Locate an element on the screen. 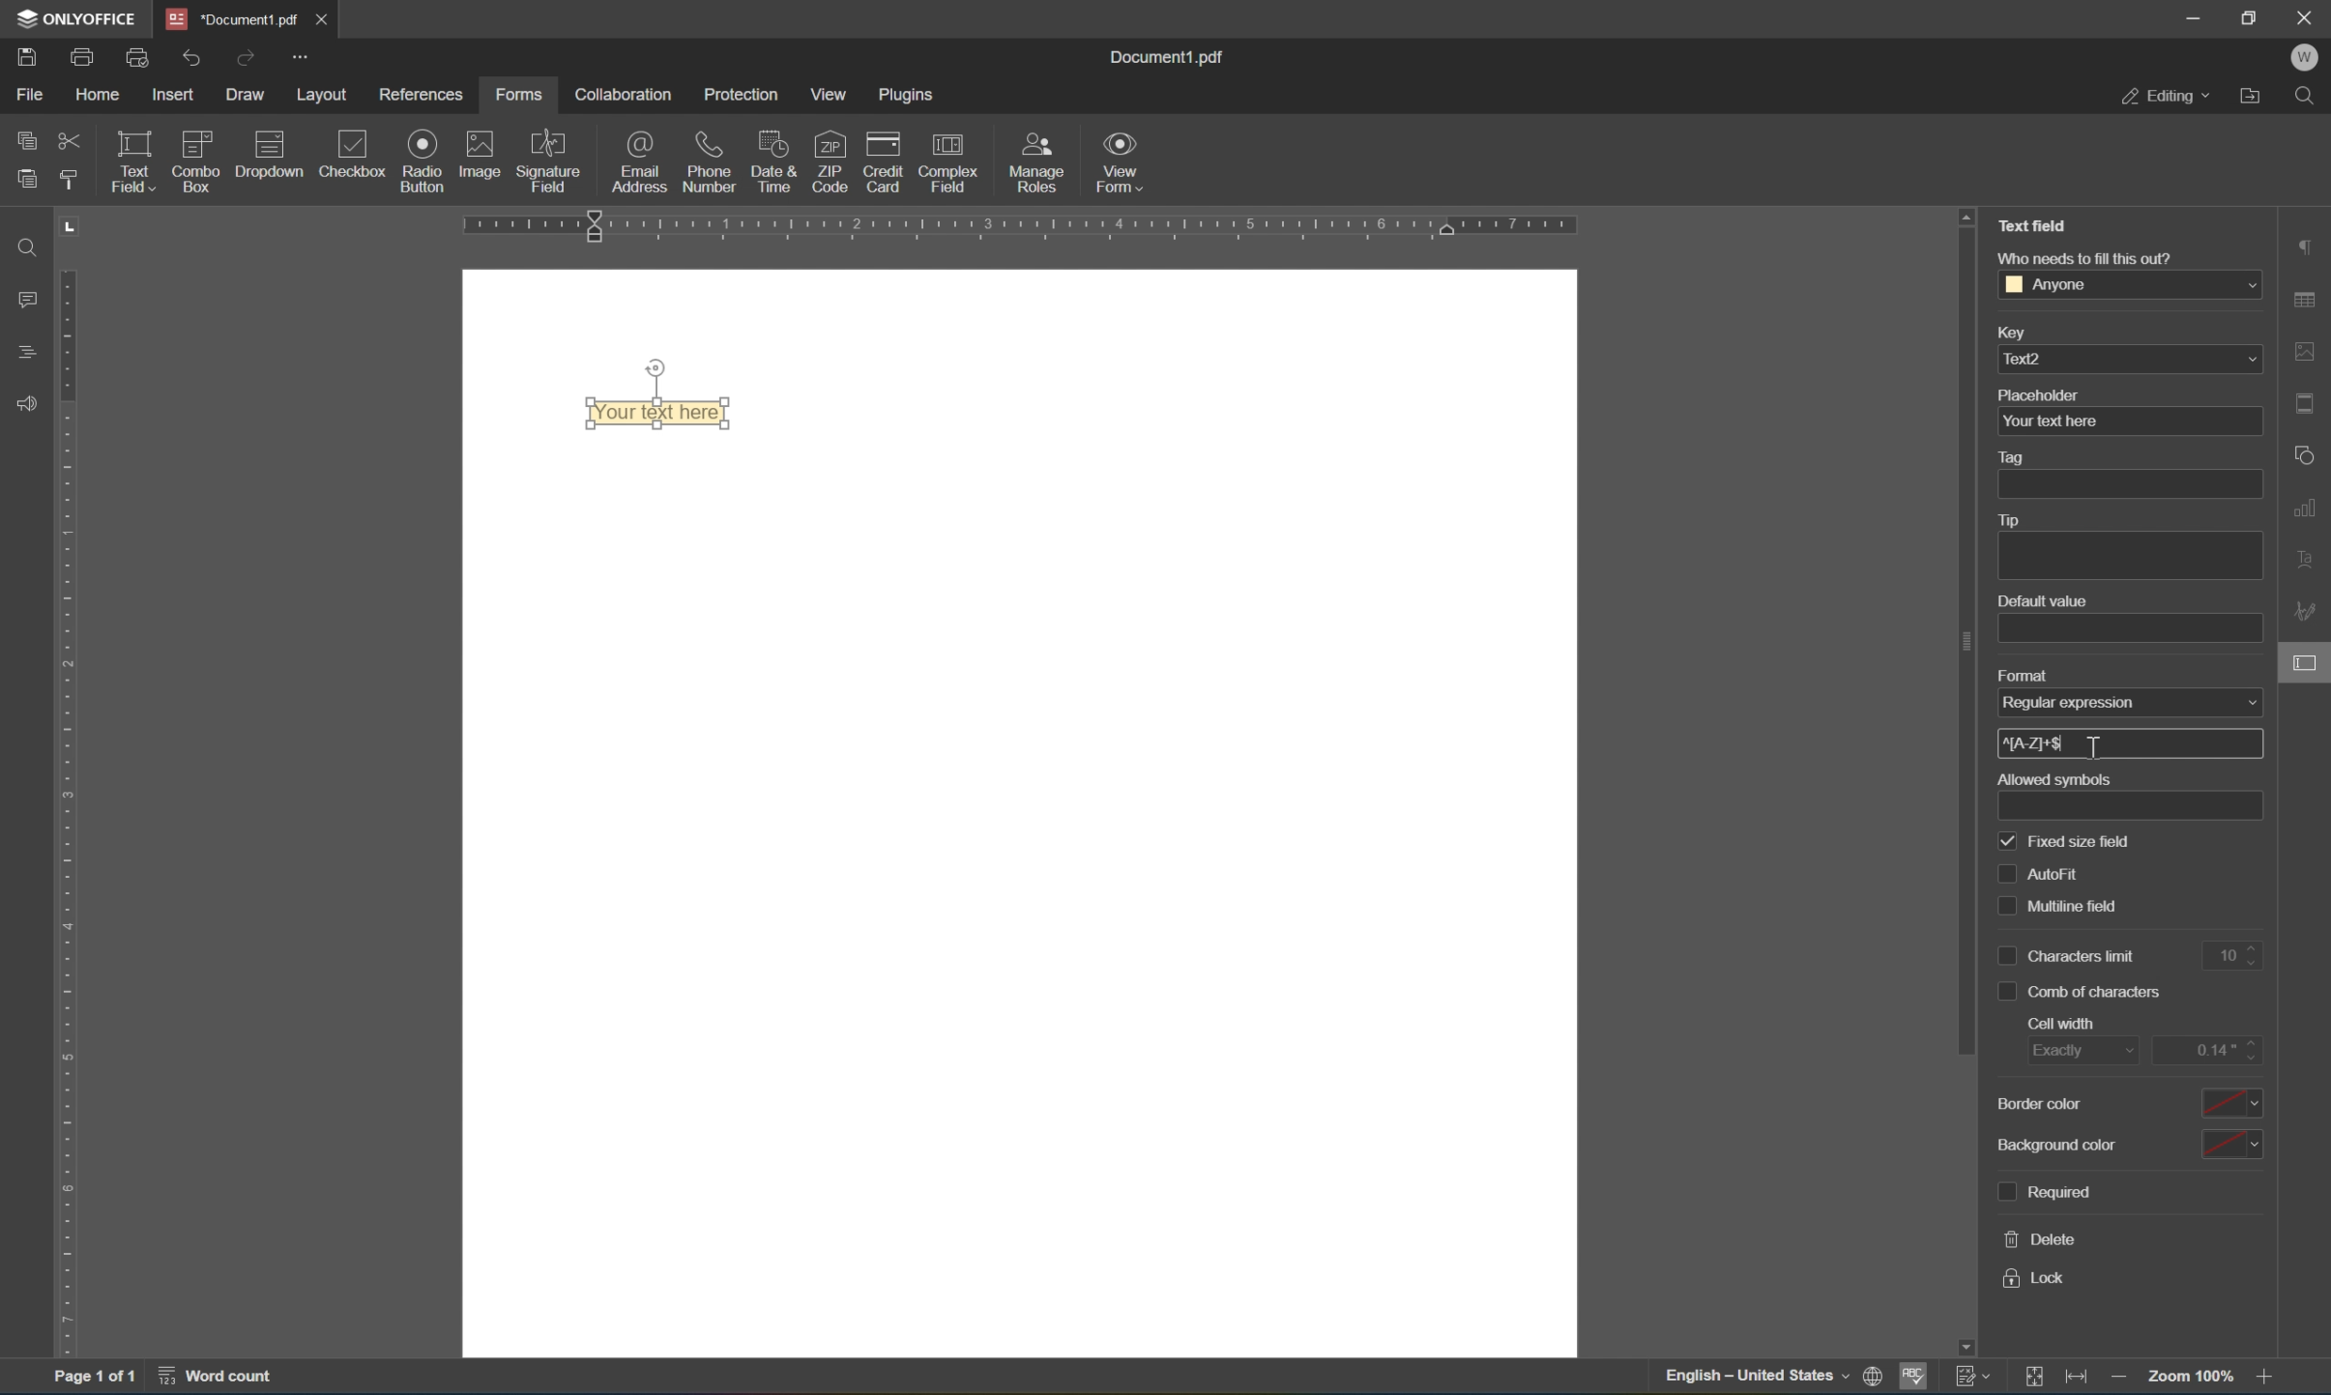 The height and width of the screenshot is (1395, 2331). zoom 100% is located at coordinates (2188, 1374).